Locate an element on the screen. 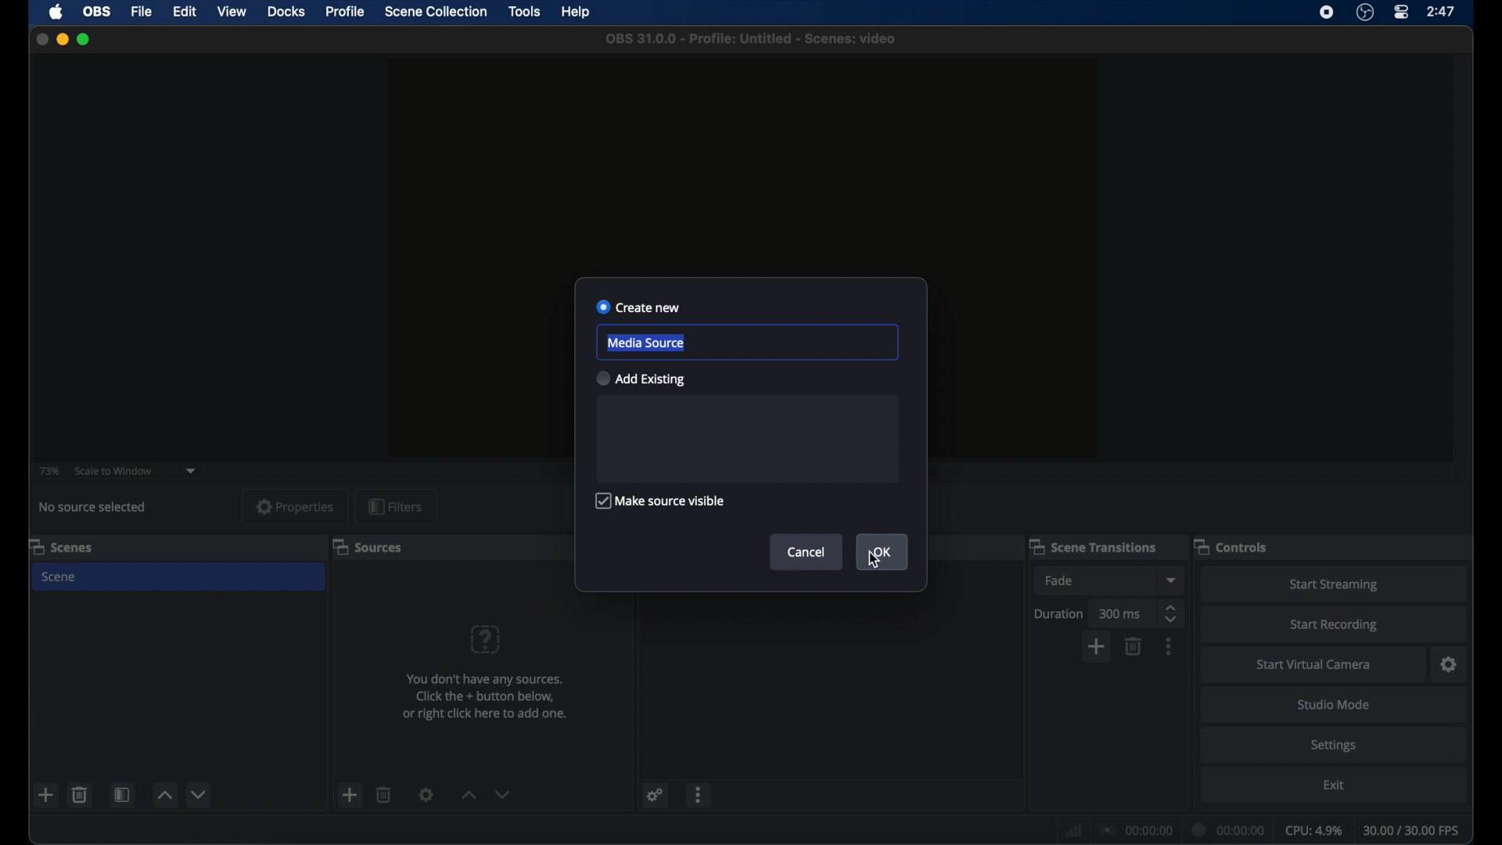  cancel is located at coordinates (807, 552).